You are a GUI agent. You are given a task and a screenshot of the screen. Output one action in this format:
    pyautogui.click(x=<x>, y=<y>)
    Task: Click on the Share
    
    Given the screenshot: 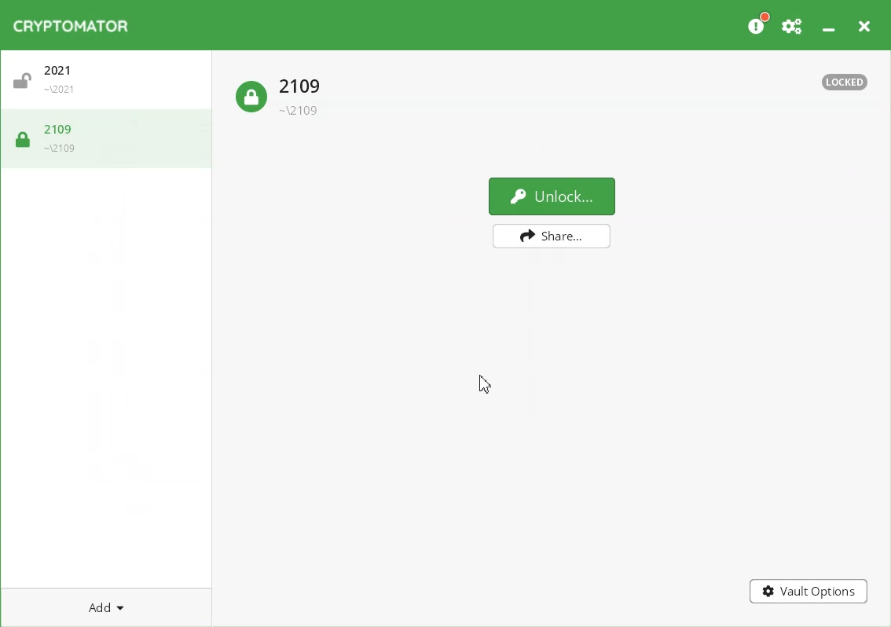 What is the action you would take?
    pyautogui.click(x=552, y=236)
    